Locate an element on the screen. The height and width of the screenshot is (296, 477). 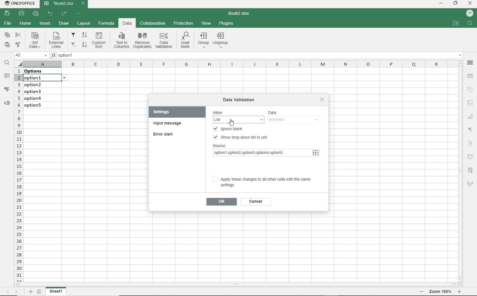
RESTORE DOWN is located at coordinates (456, 4).